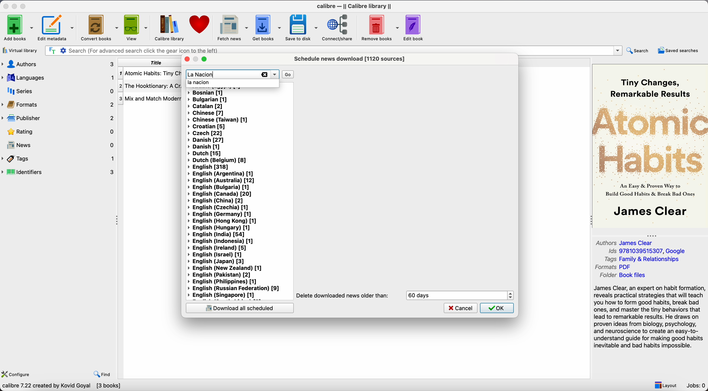 The height and width of the screenshot is (391, 708). I want to click on English (Russian Federation) [9], so click(234, 288).